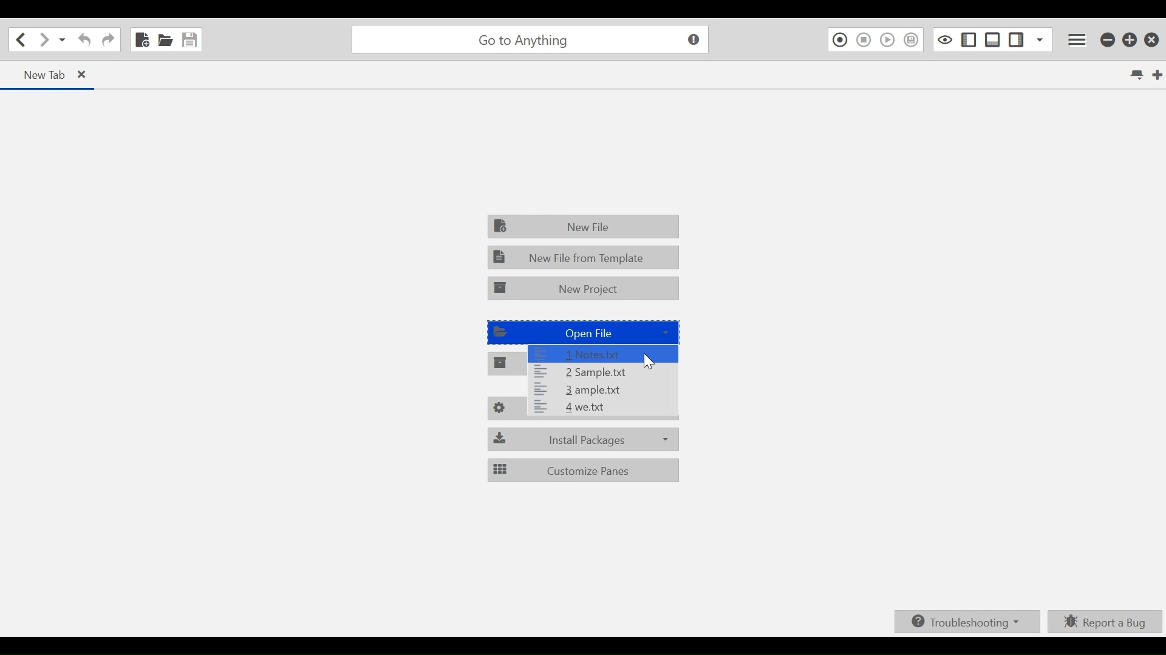  Describe the element at coordinates (582, 258) in the screenshot. I see `New File from Template` at that location.